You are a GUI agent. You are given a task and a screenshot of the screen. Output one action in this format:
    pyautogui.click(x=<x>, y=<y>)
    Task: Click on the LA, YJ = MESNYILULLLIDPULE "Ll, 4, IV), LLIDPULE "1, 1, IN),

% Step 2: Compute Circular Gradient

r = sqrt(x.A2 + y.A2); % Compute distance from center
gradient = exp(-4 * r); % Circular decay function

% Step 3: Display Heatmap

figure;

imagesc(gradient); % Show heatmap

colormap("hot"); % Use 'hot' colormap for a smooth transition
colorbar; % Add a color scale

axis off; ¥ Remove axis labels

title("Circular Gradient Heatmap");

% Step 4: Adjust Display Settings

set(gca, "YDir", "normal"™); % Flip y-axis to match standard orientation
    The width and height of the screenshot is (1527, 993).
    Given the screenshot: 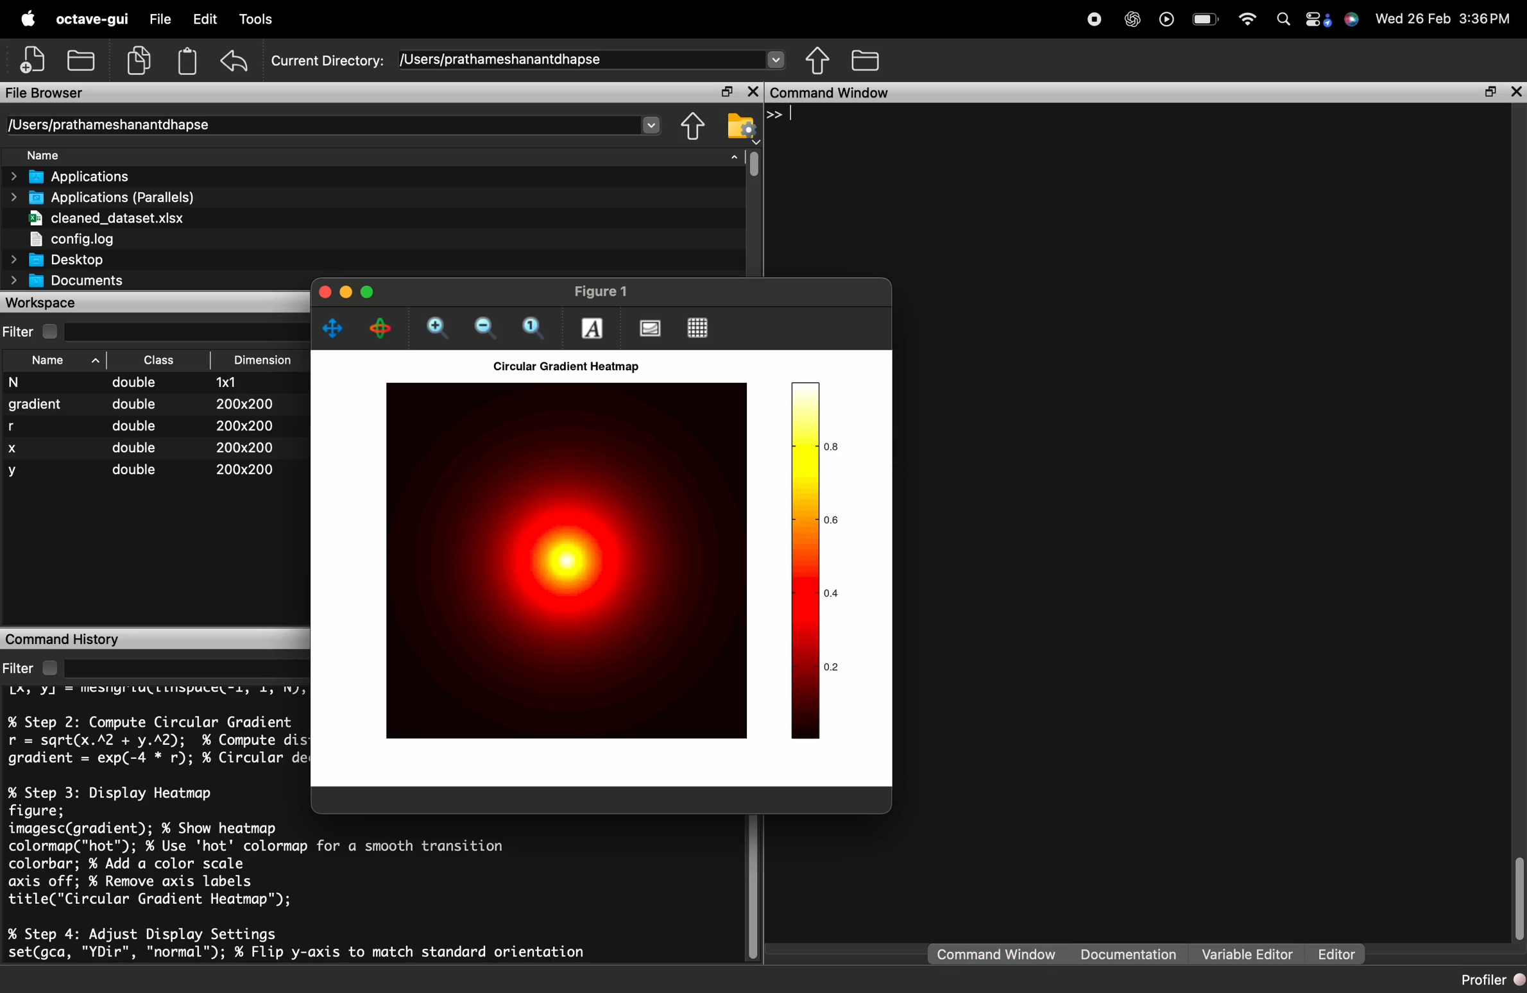 What is the action you would take?
    pyautogui.click(x=152, y=824)
    